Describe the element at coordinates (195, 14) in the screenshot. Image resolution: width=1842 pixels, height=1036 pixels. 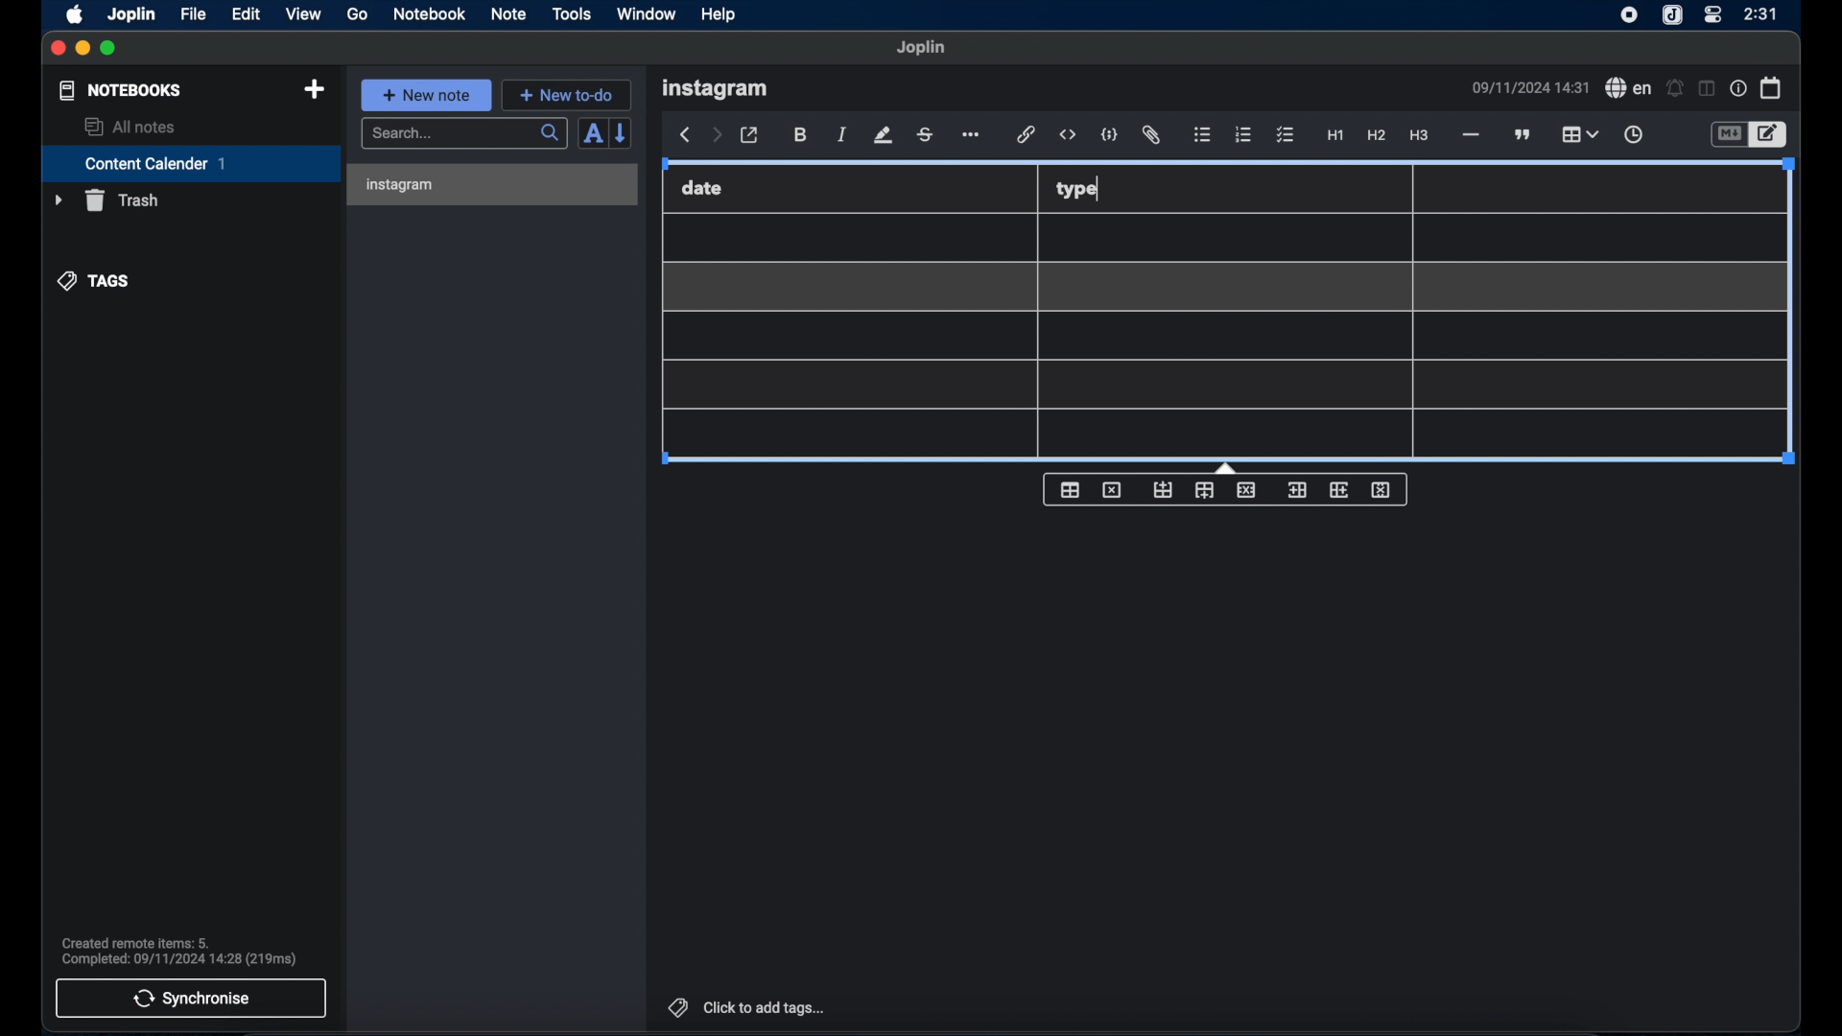
I see `file` at that location.